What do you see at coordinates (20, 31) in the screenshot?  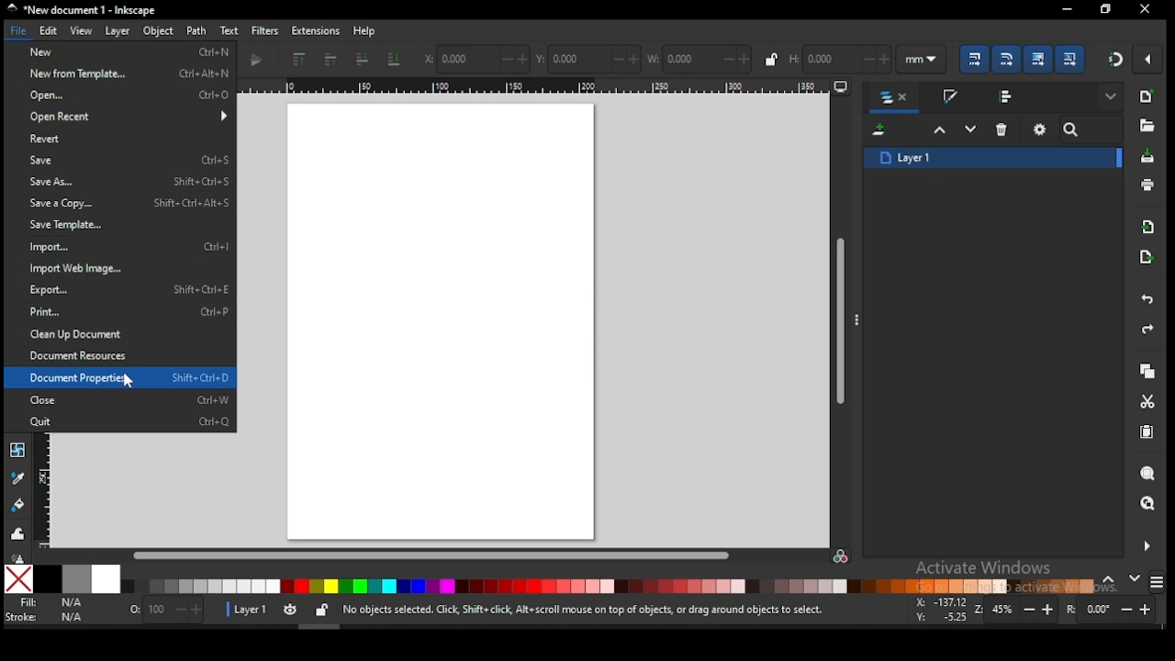 I see `file` at bounding box center [20, 31].